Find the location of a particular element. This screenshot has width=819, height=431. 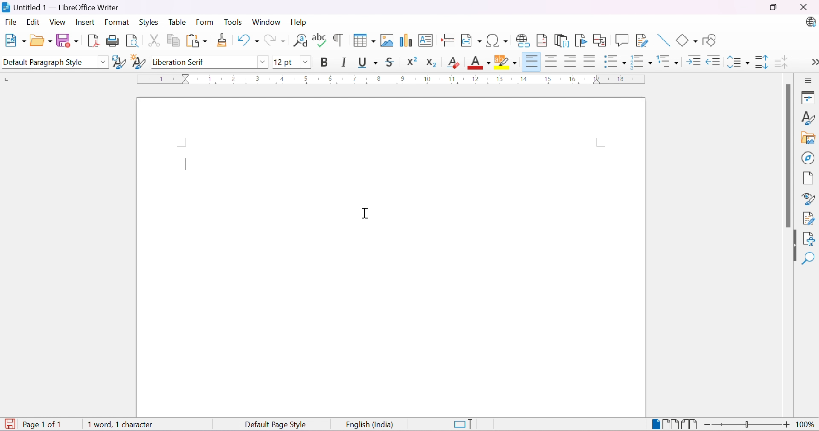

File is located at coordinates (11, 21).